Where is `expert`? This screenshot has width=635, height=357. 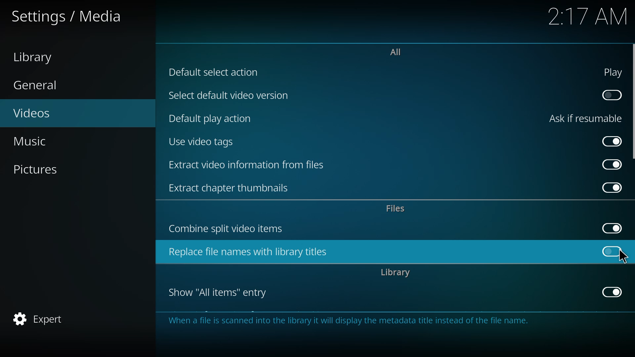
expert is located at coordinates (40, 317).